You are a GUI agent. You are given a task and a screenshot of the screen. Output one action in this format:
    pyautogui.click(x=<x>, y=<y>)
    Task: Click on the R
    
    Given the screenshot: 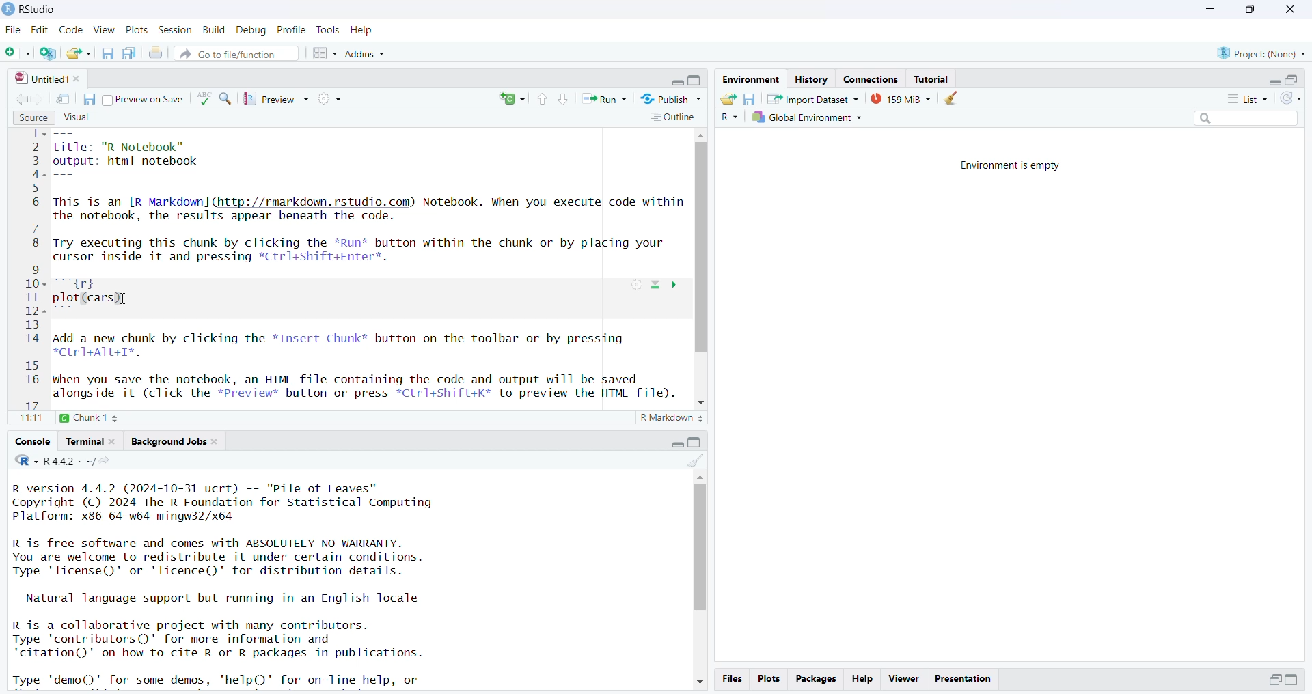 What is the action you would take?
    pyautogui.click(x=727, y=118)
    